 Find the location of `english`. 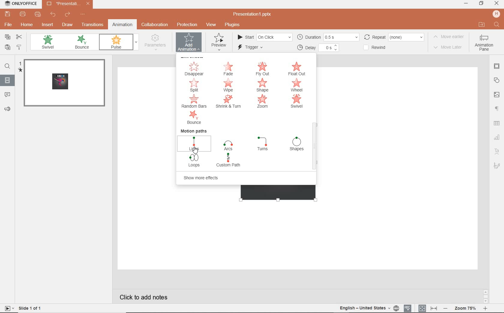

english is located at coordinates (360, 307).